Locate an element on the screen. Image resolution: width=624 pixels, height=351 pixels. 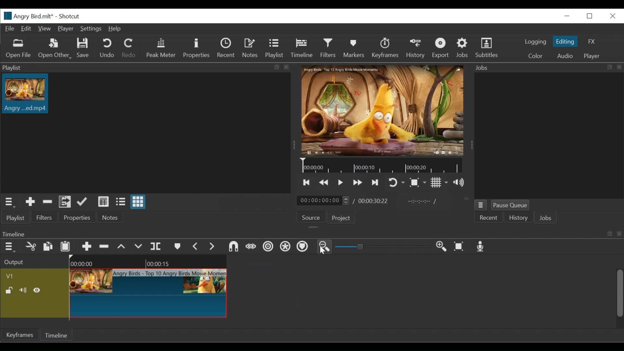
Playlist is located at coordinates (274, 47).